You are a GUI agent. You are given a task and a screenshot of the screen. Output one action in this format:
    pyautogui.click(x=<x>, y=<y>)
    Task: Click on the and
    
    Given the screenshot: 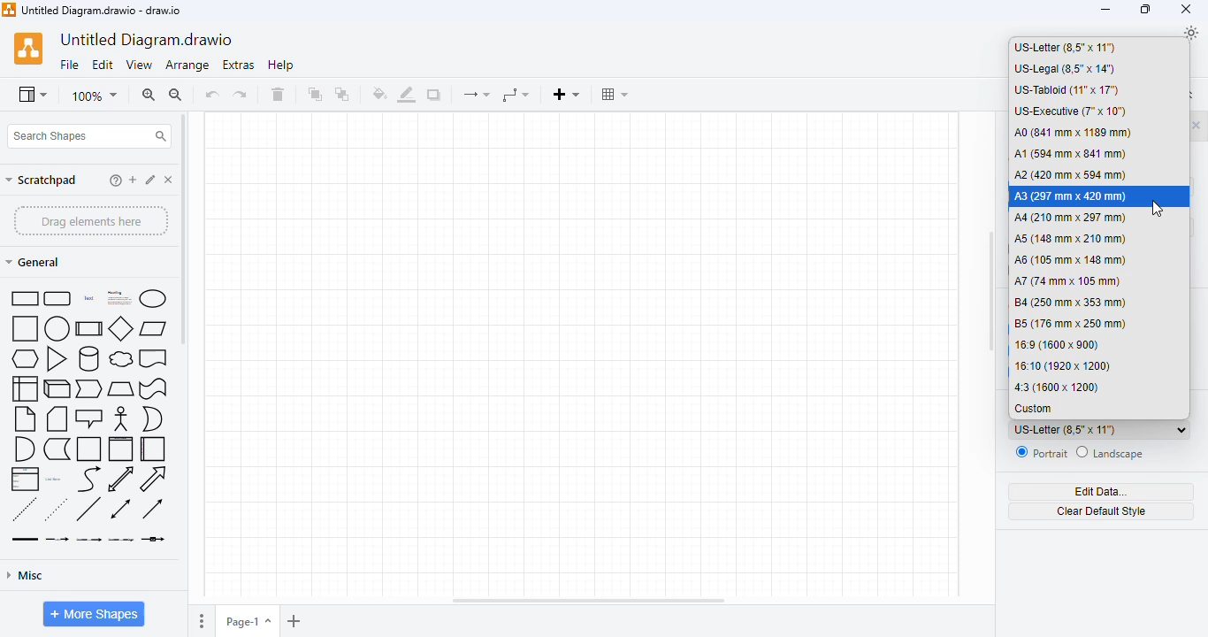 What is the action you would take?
    pyautogui.click(x=25, y=449)
    